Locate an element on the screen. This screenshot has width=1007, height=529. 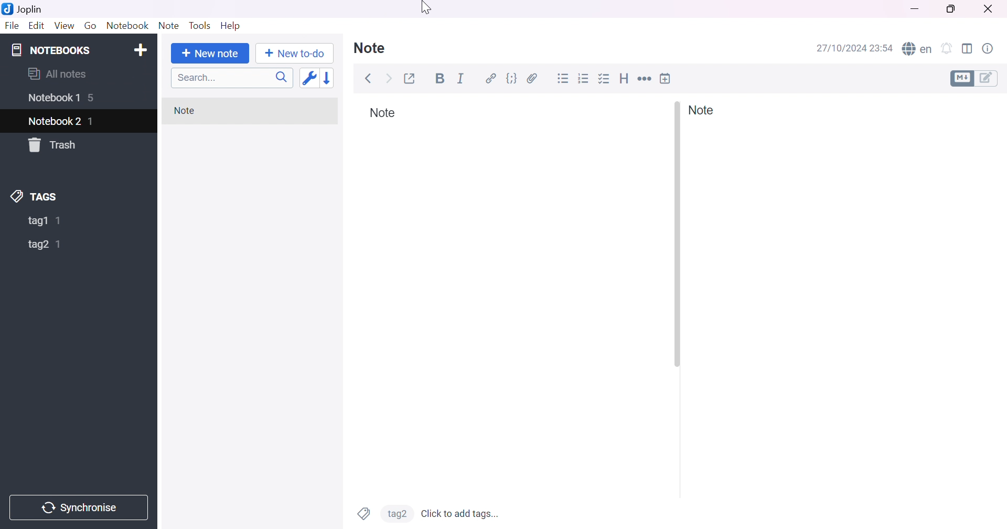
Cursor is located at coordinates (426, 8).